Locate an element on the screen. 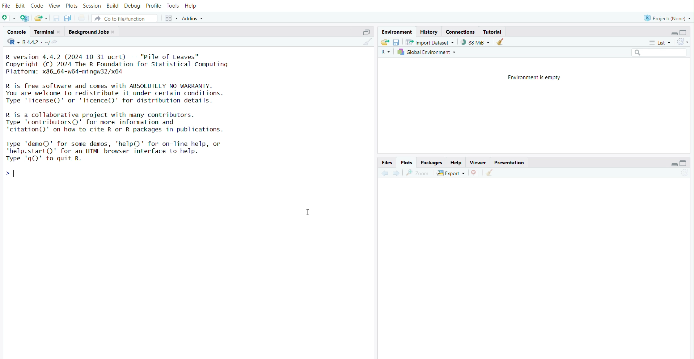 The height and width of the screenshot is (359, 694). help is located at coordinates (192, 5).